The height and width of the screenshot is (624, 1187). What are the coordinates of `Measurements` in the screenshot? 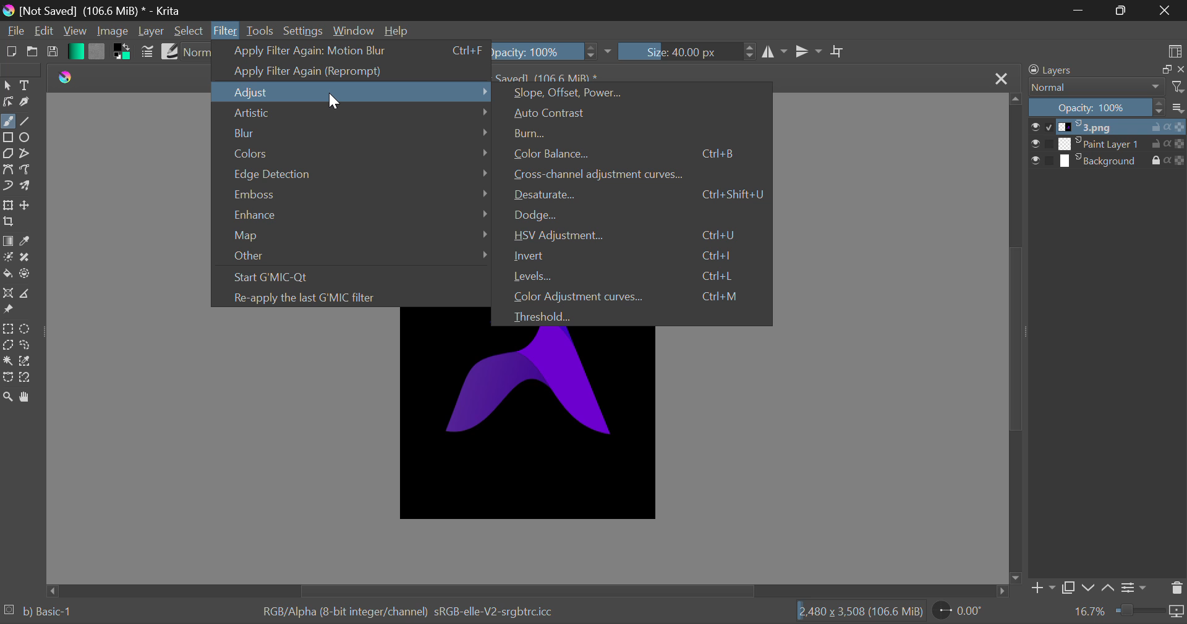 It's located at (25, 293).